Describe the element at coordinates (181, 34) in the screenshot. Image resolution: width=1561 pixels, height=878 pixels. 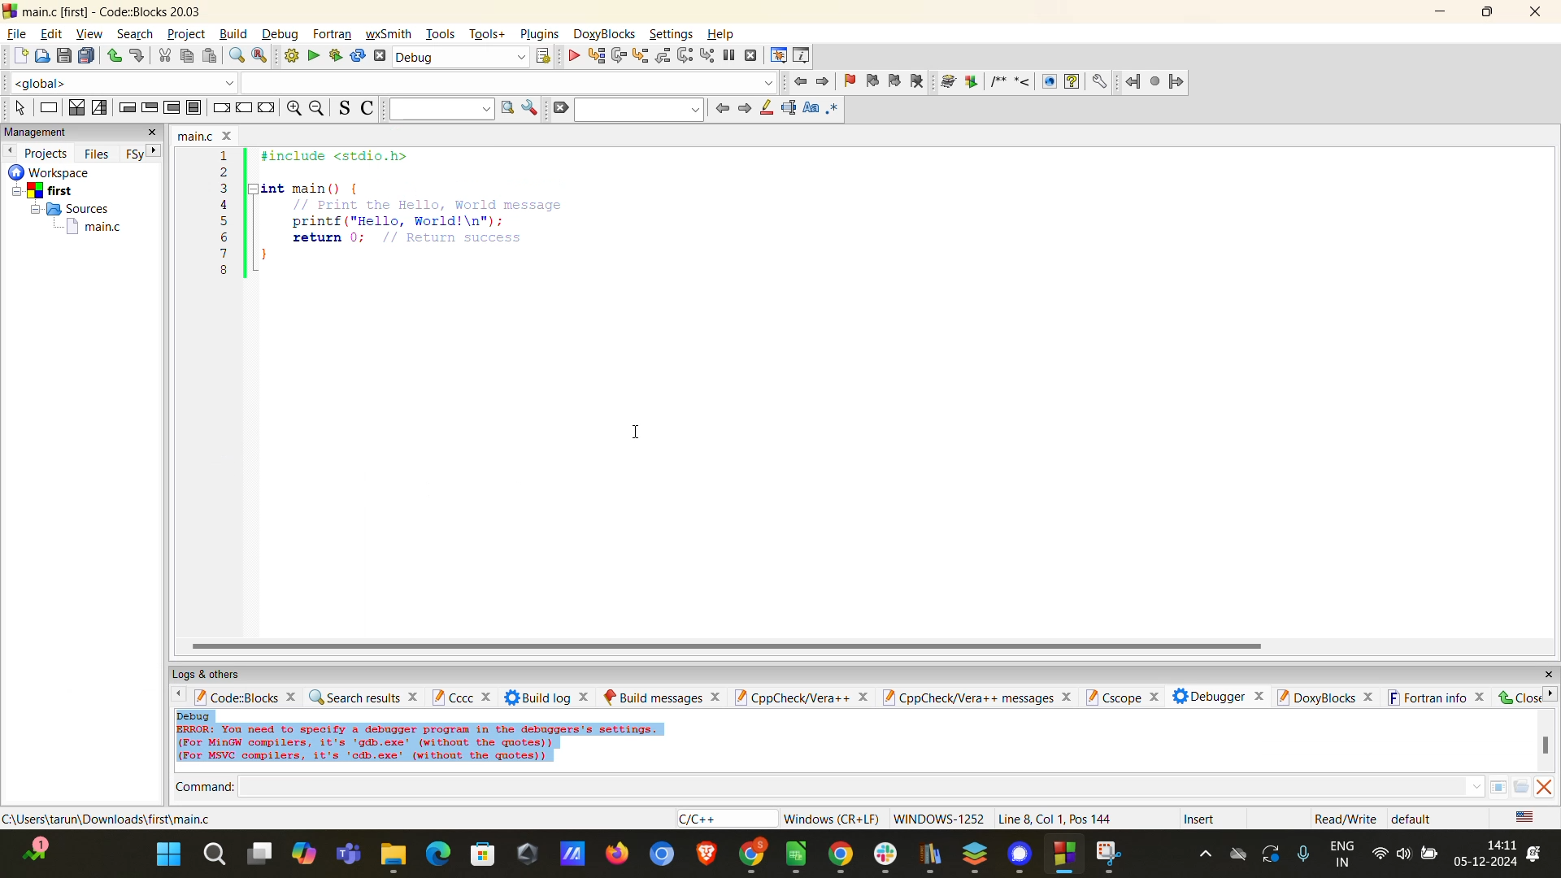
I see `project` at that location.